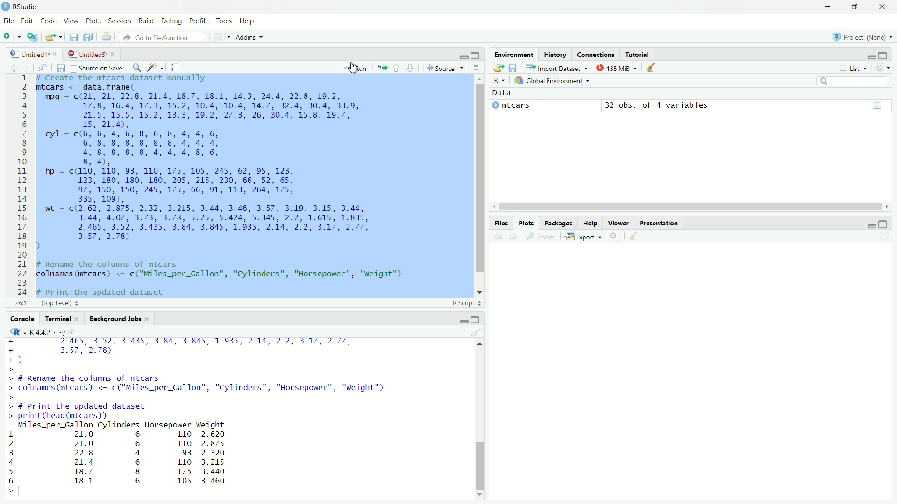  I want to click on scroll bar, so click(474, 184).